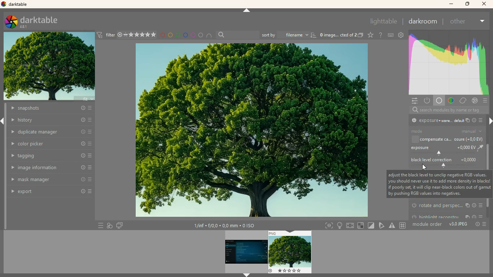 The image size is (493, 277). Describe the element at coordinates (448, 62) in the screenshot. I see `color` at that location.